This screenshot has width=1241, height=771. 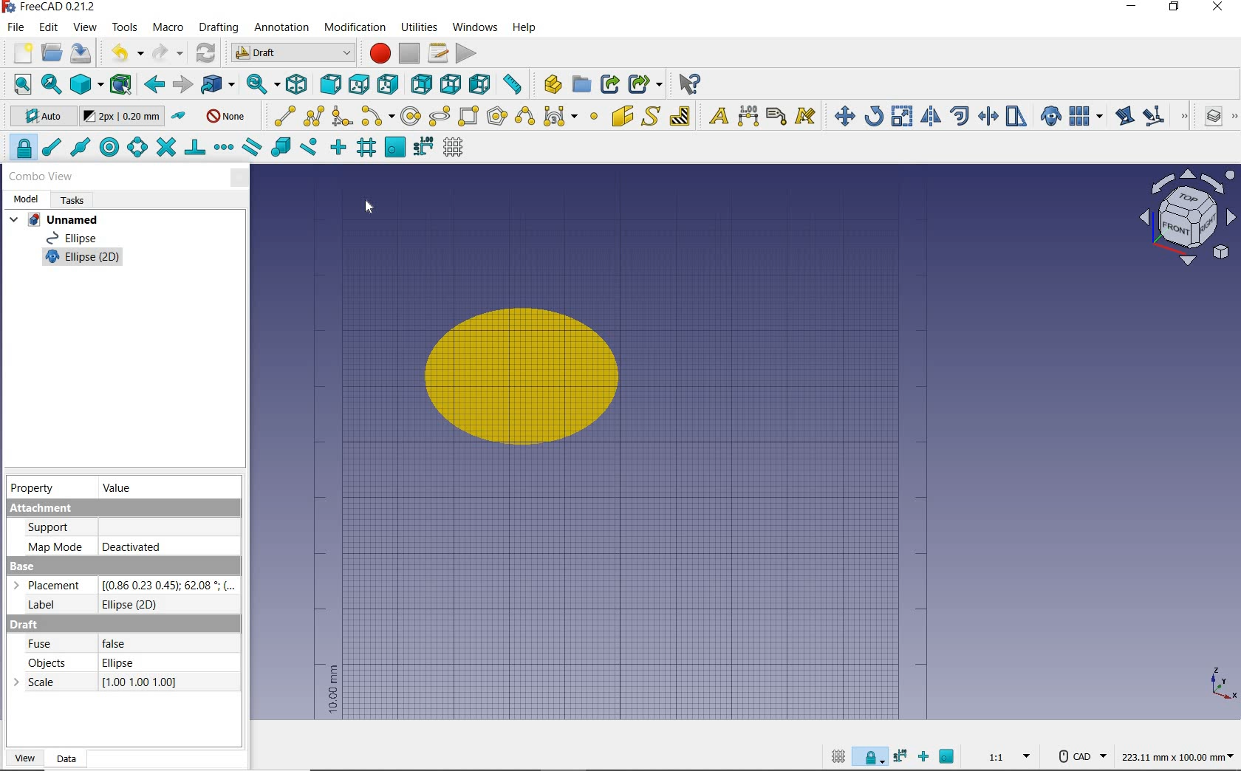 I want to click on property, so click(x=35, y=489).